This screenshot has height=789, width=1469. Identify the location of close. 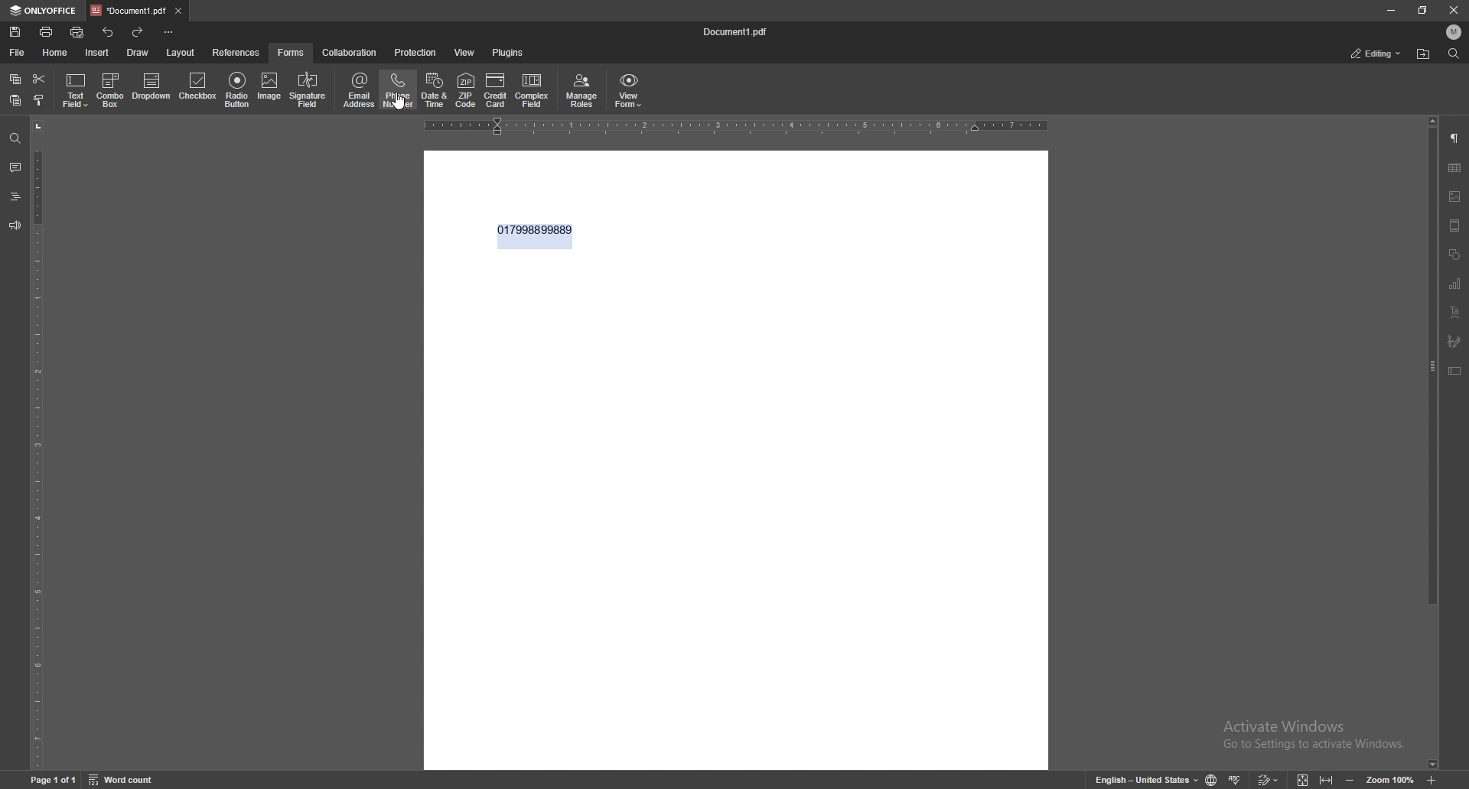
(1455, 11).